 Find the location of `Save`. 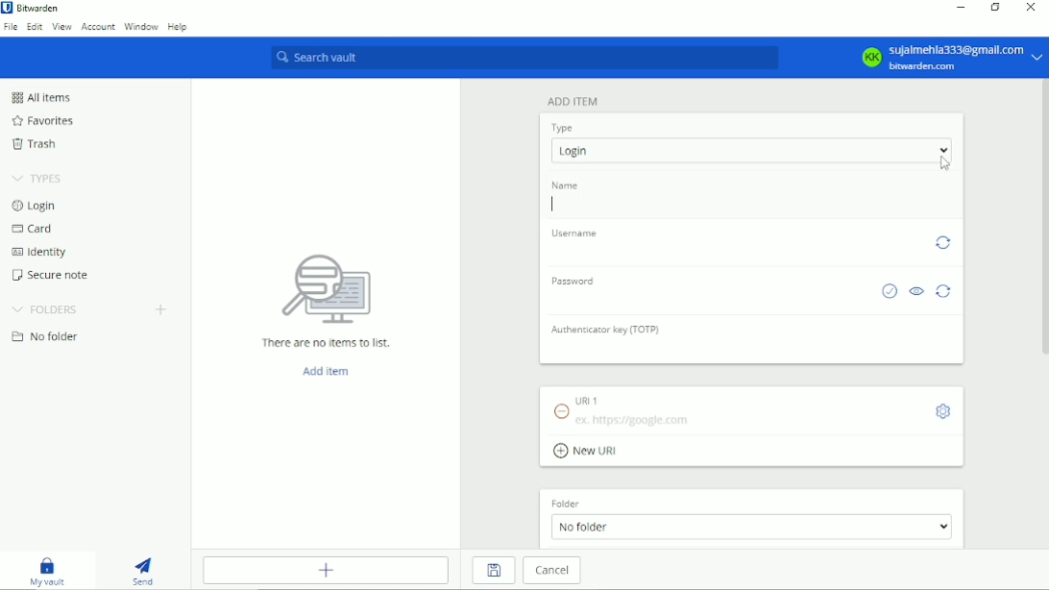

Save is located at coordinates (493, 571).